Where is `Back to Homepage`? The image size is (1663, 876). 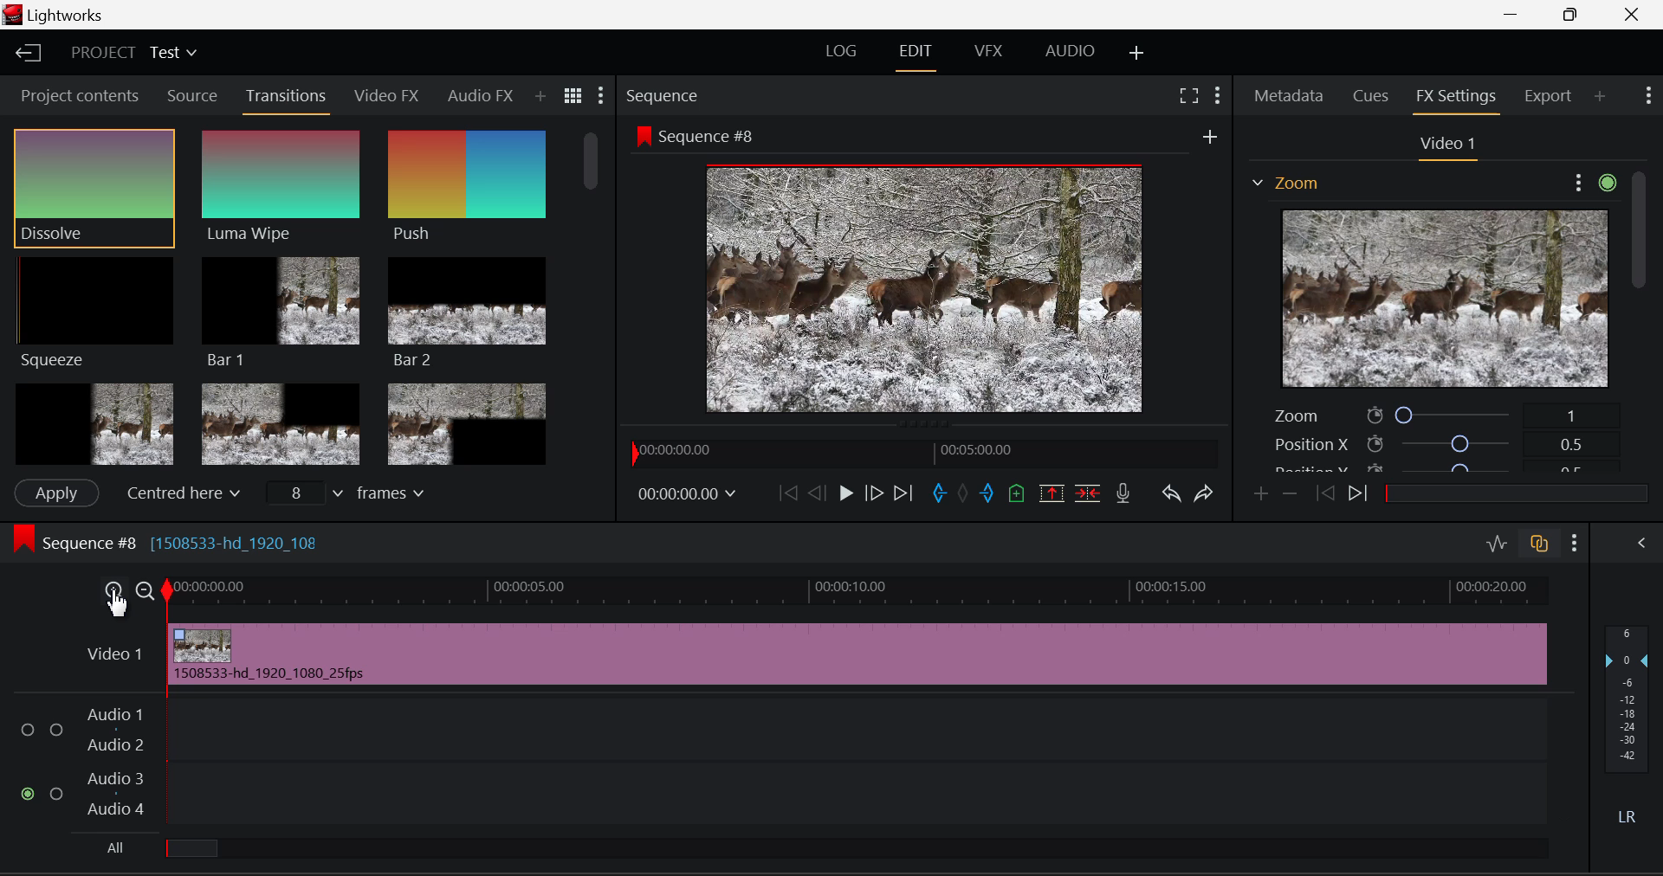 Back to Homepage is located at coordinates (25, 51).